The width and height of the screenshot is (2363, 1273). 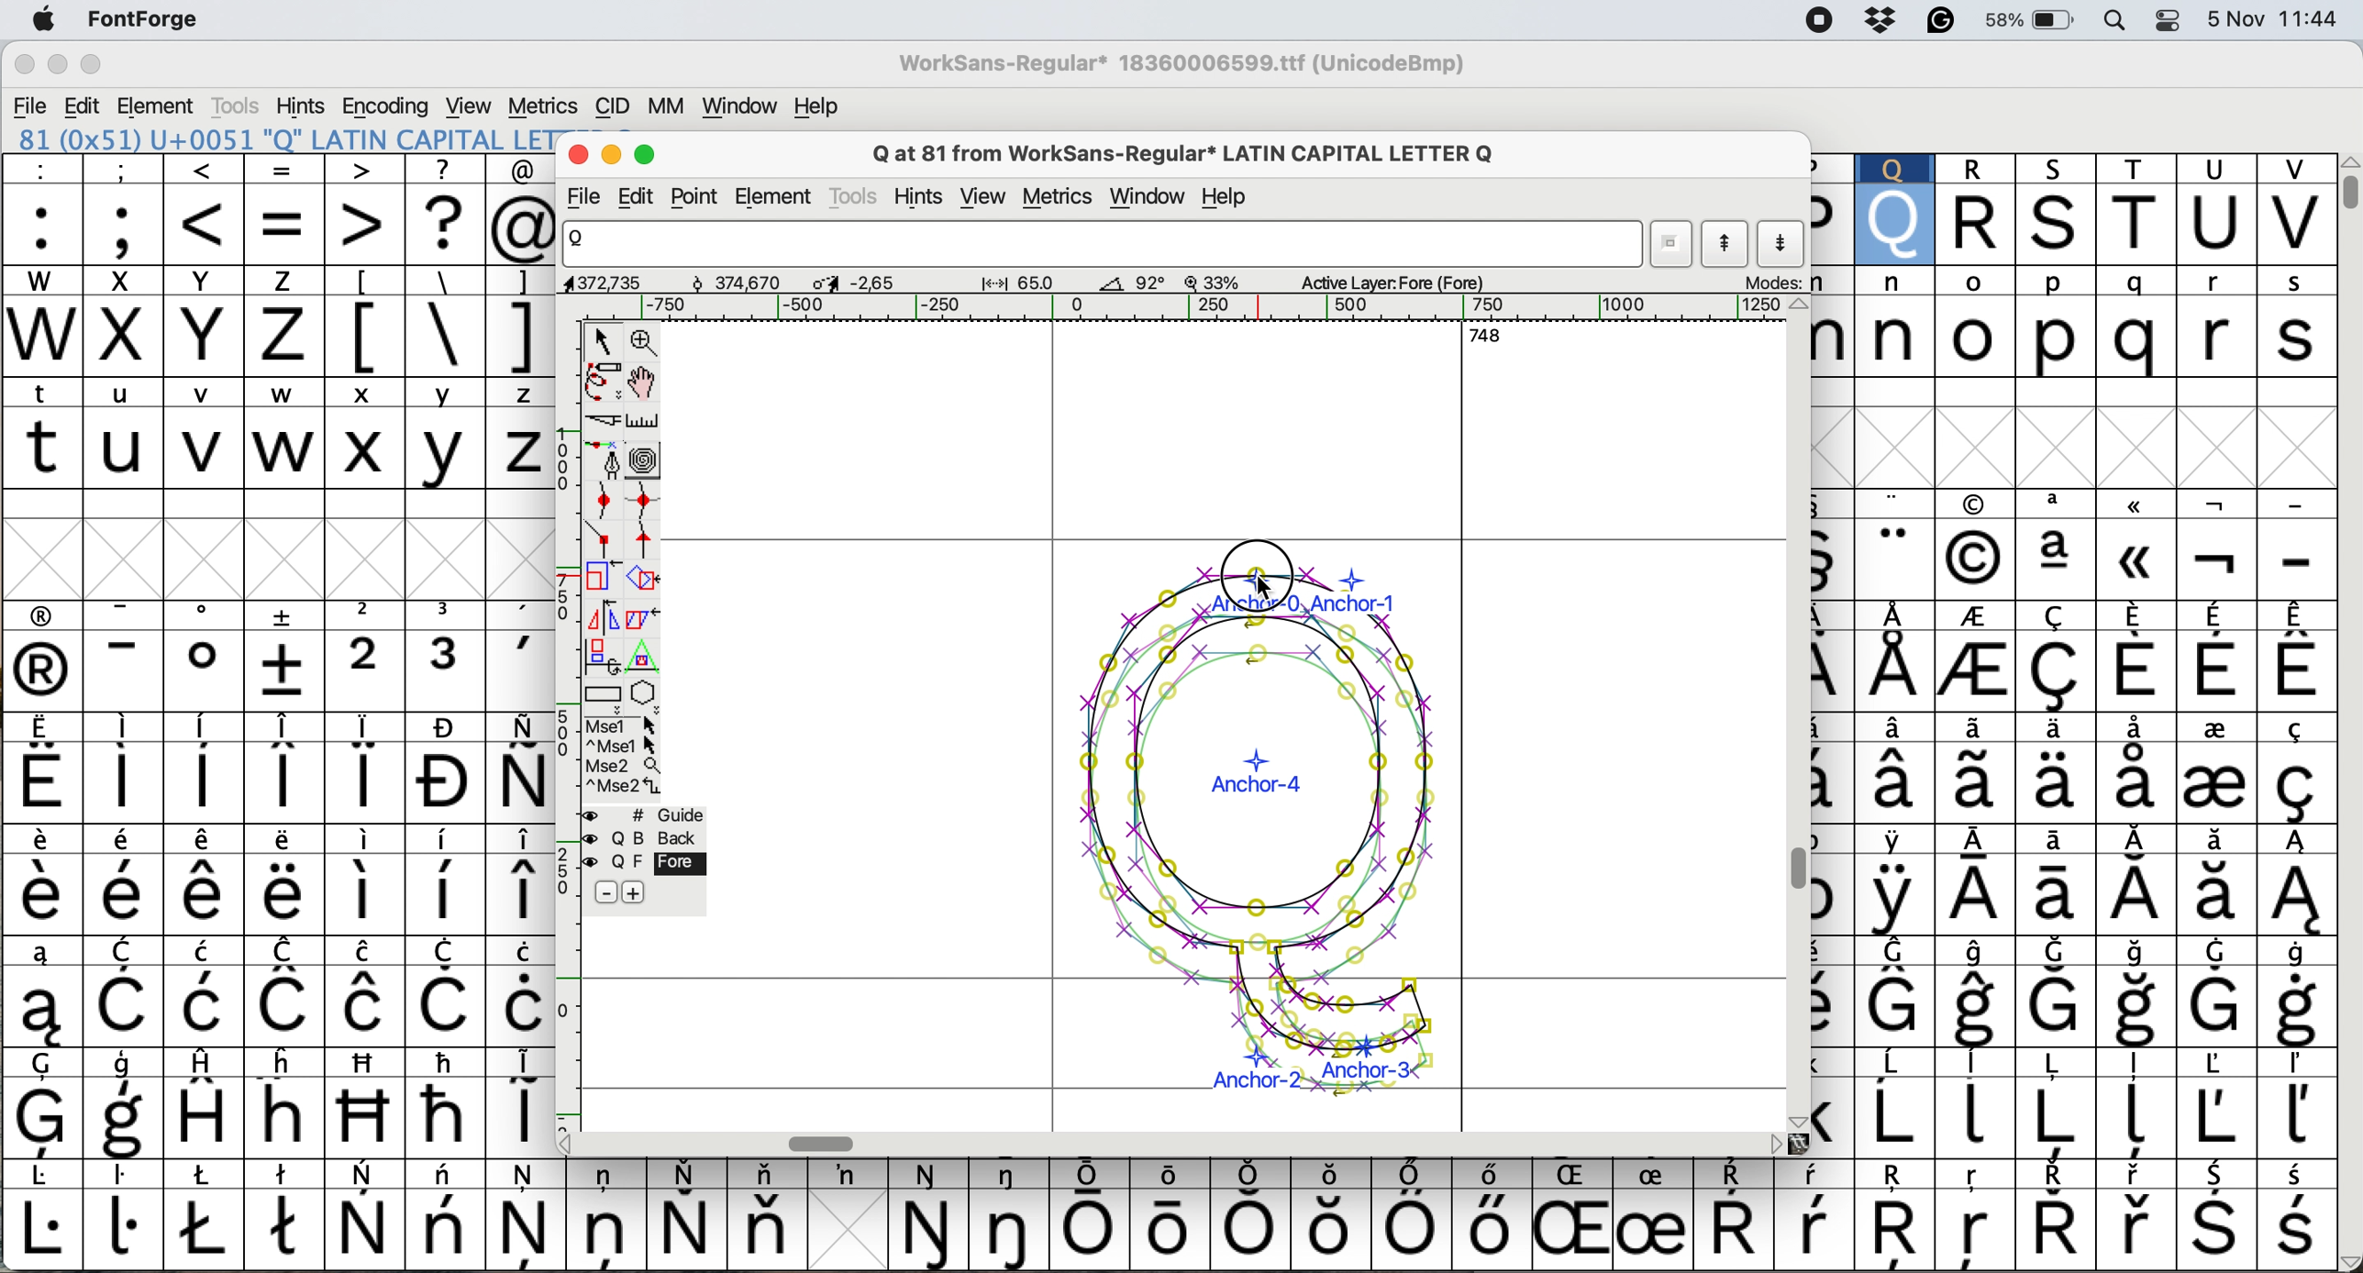 What do you see at coordinates (1148, 197) in the screenshot?
I see `window` at bounding box center [1148, 197].